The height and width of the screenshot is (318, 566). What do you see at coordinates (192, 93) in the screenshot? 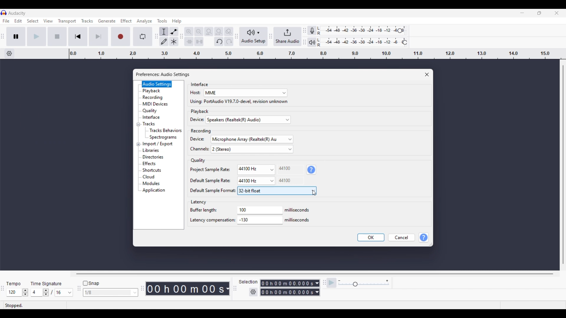
I see `| Host:` at bounding box center [192, 93].